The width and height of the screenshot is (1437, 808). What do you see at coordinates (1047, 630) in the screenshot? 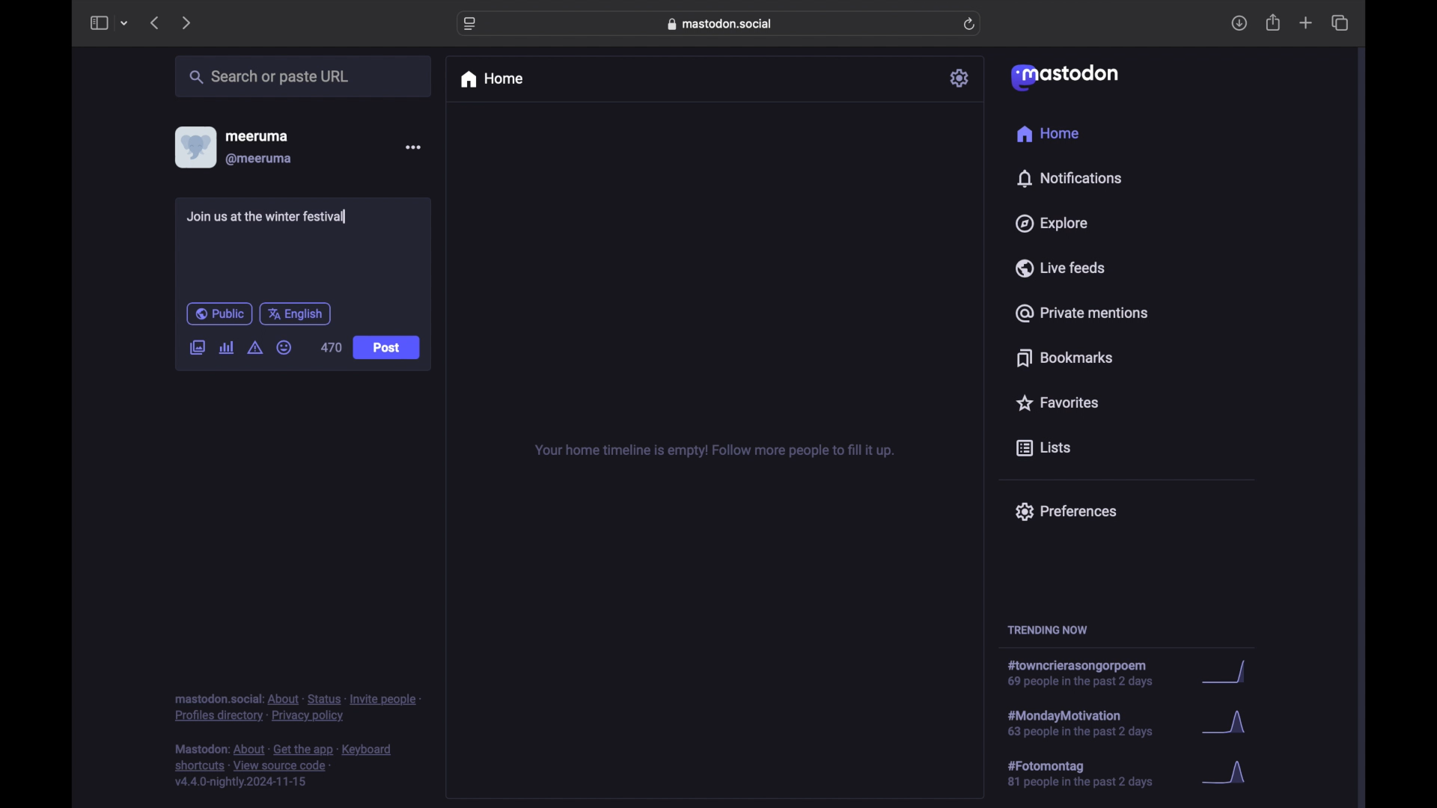
I see `trending now` at bounding box center [1047, 630].